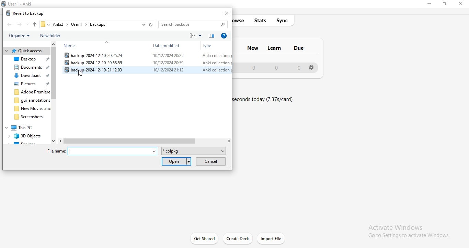  I want to click on new folder, so click(54, 35).